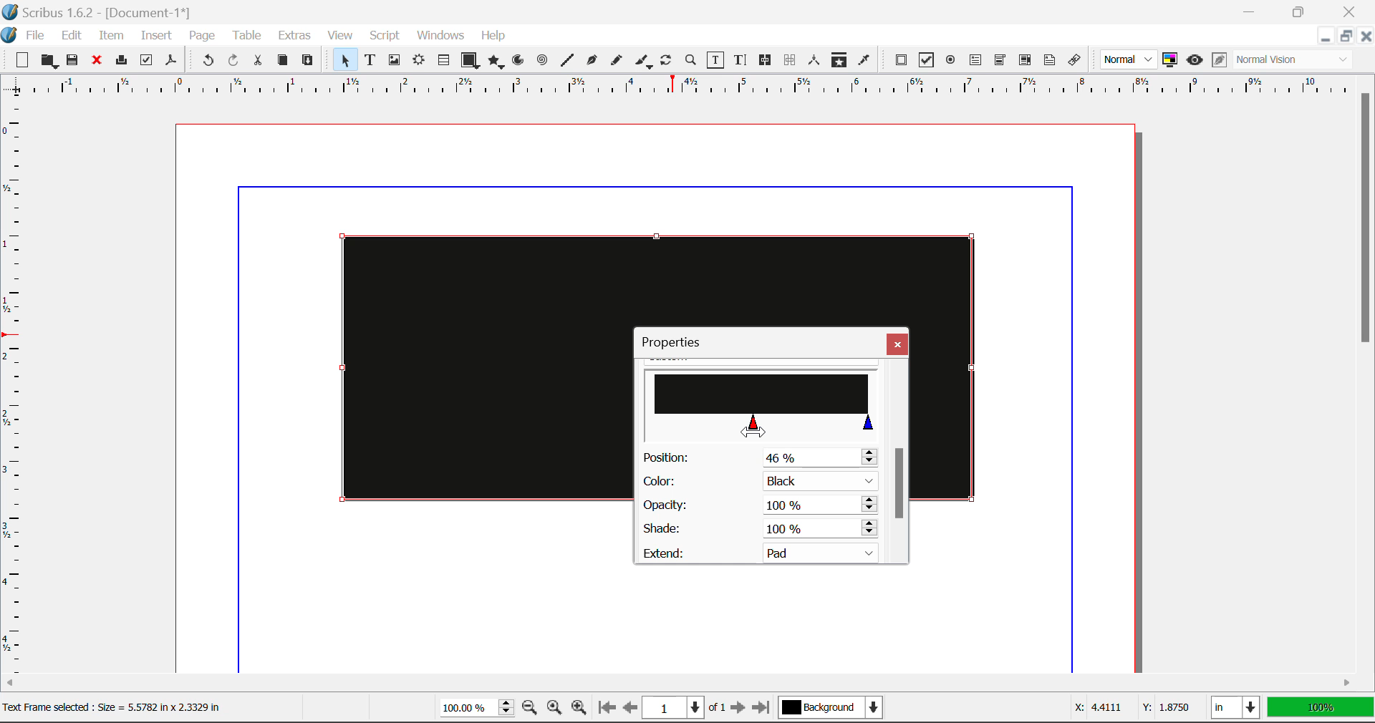  I want to click on Scroll Bar, so click(680, 685).